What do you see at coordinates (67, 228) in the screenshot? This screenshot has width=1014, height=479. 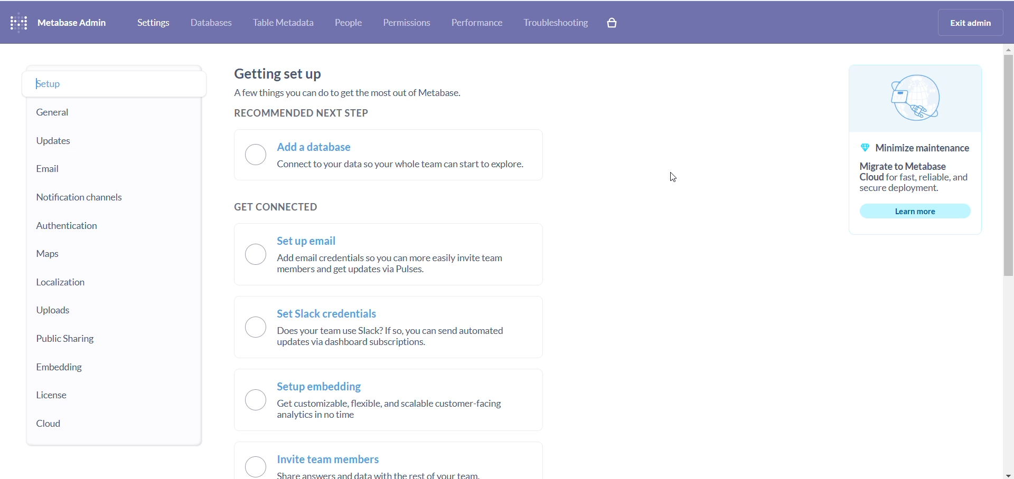 I see `authentication` at bounding box center [67, 228].